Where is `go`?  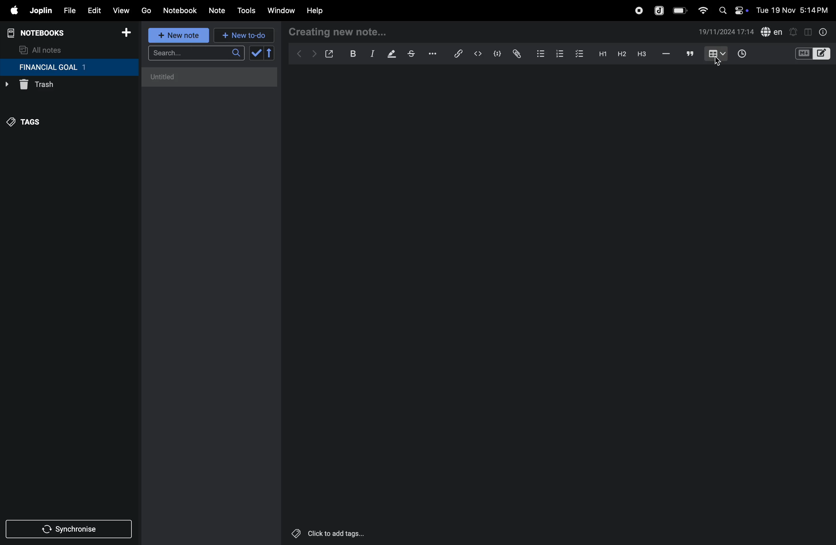
go is located at coordinates (146, 9).